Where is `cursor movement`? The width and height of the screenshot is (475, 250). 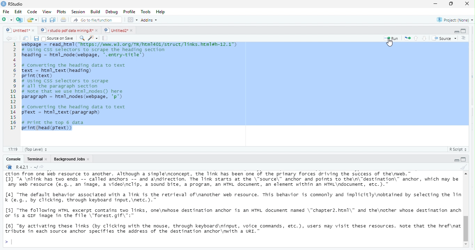 cursor movement is located at coordinates (390, 43).